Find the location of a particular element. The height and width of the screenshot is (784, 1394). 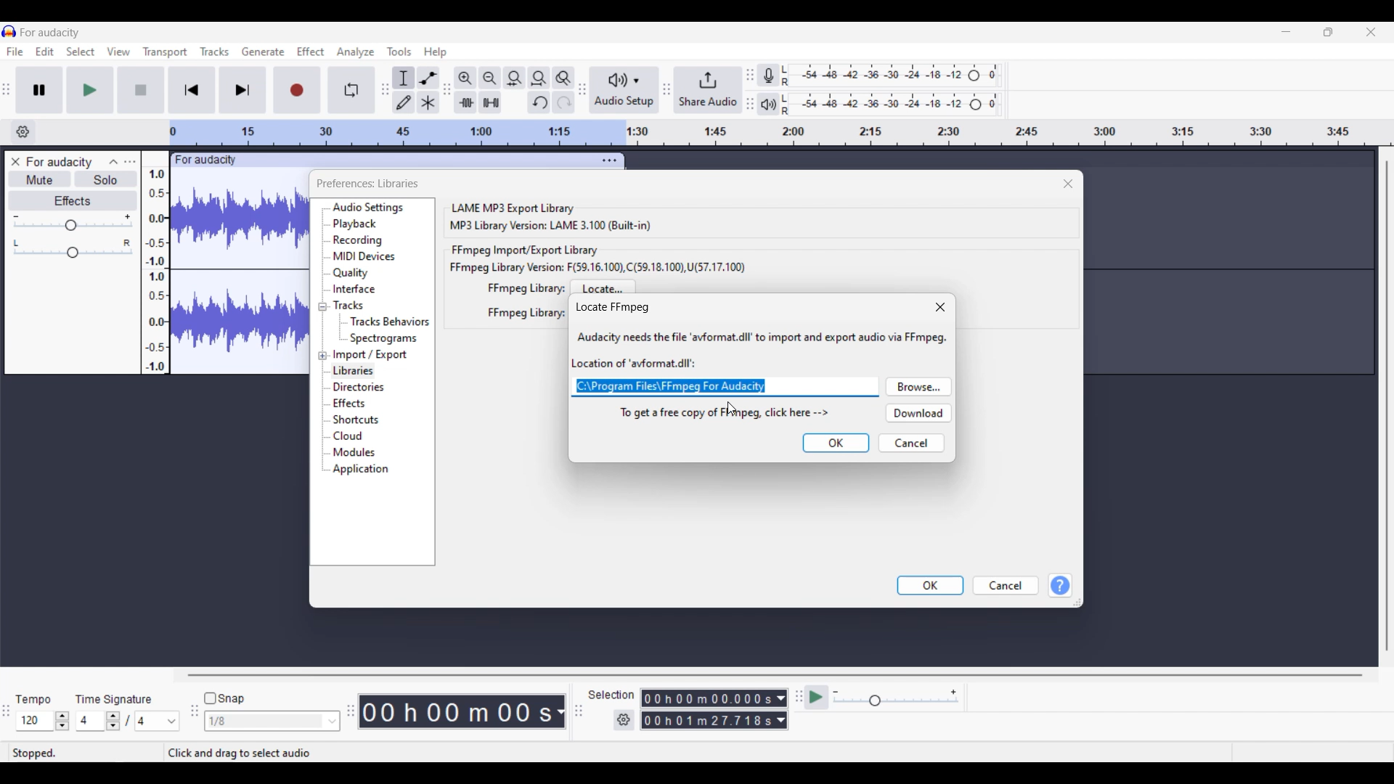

Skip/Select to start is located at coordinates (192, 91).